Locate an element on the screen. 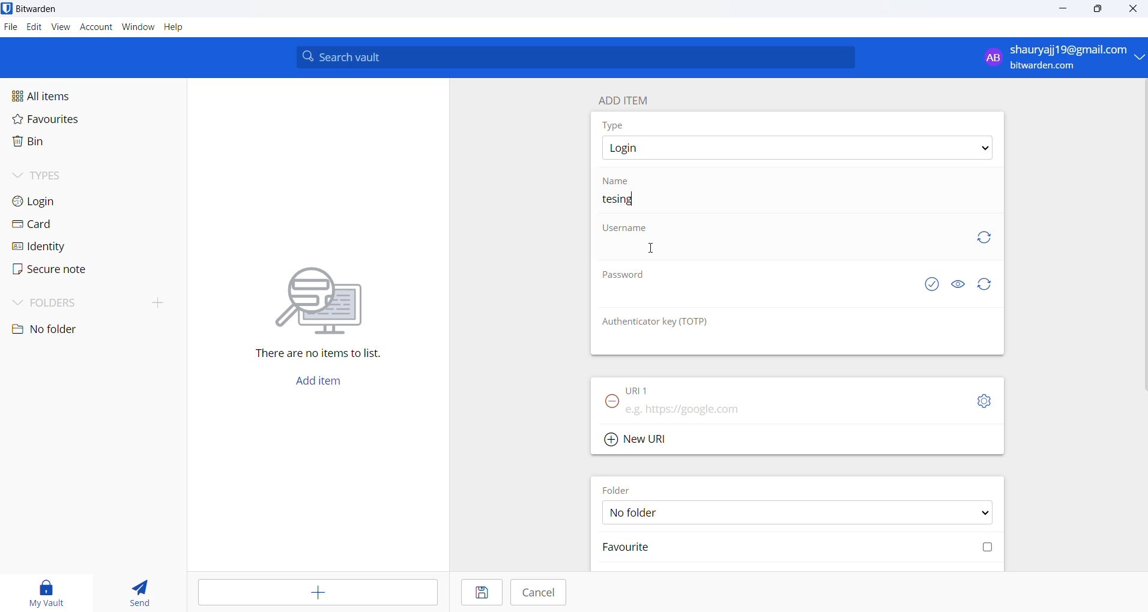 The width and height of the screenshot is (1148, 612). Item type options dropdown is located at coordinates (796, 148).